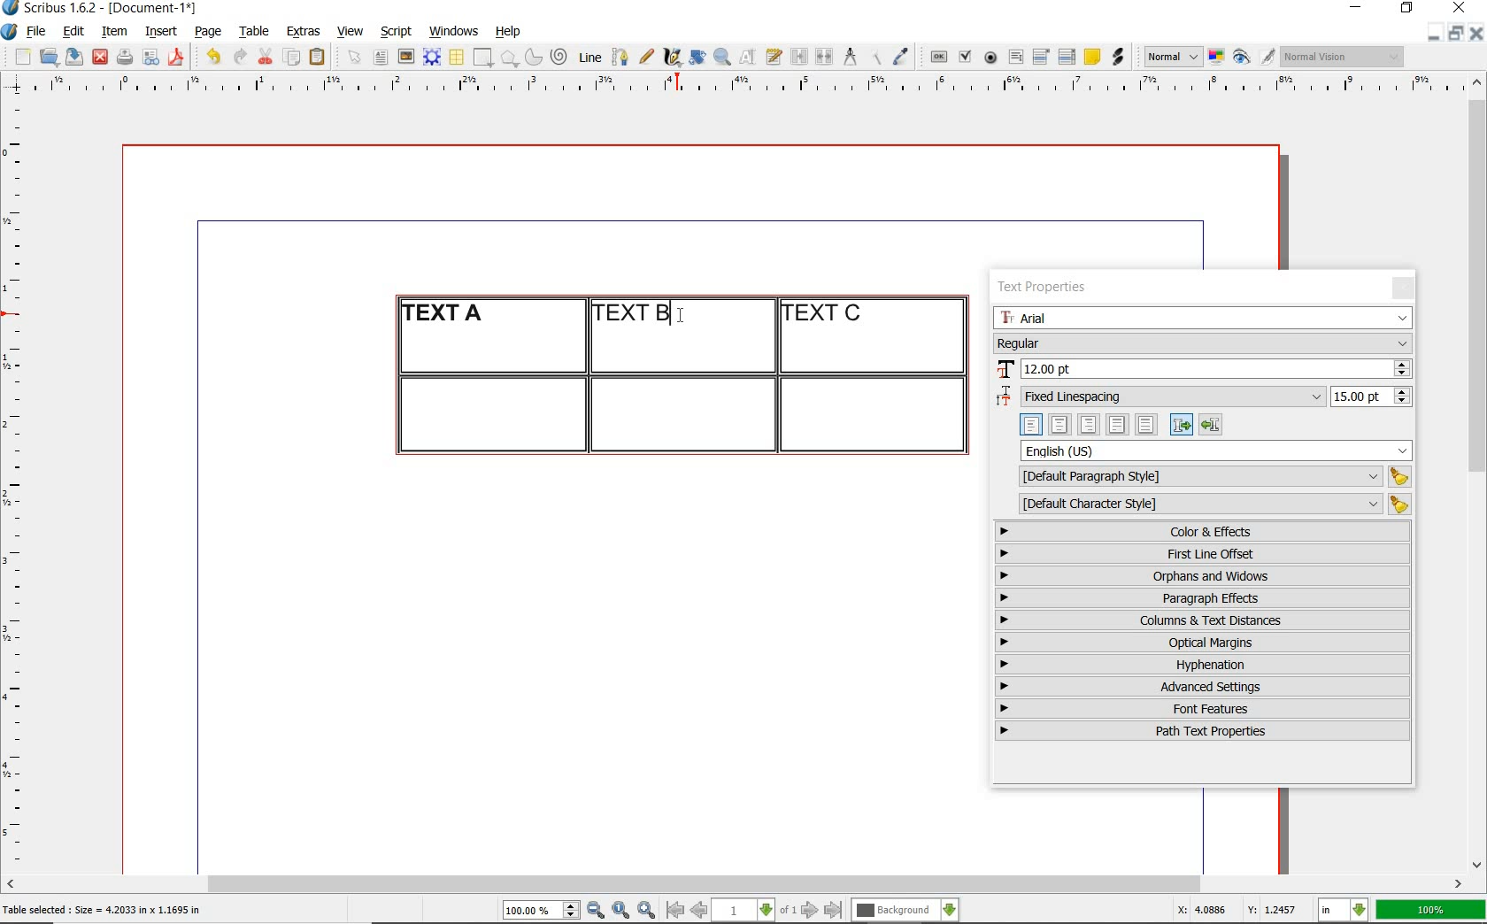  What do you see at coordinates (124, 57) in the screenshot?
I see `print` at bounding box center [124, 57].